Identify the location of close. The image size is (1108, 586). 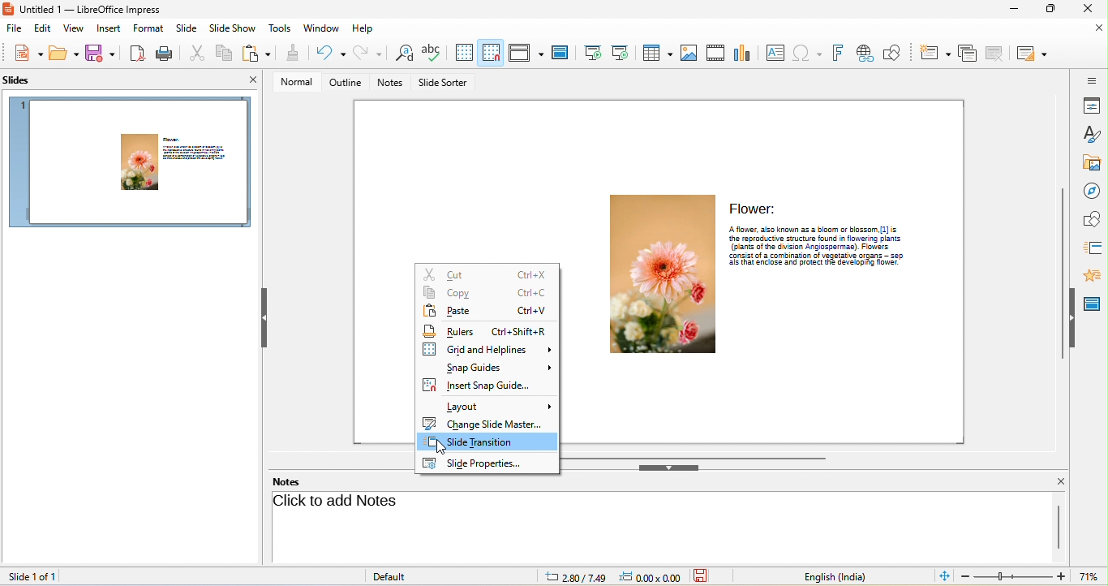
(1087, 9).